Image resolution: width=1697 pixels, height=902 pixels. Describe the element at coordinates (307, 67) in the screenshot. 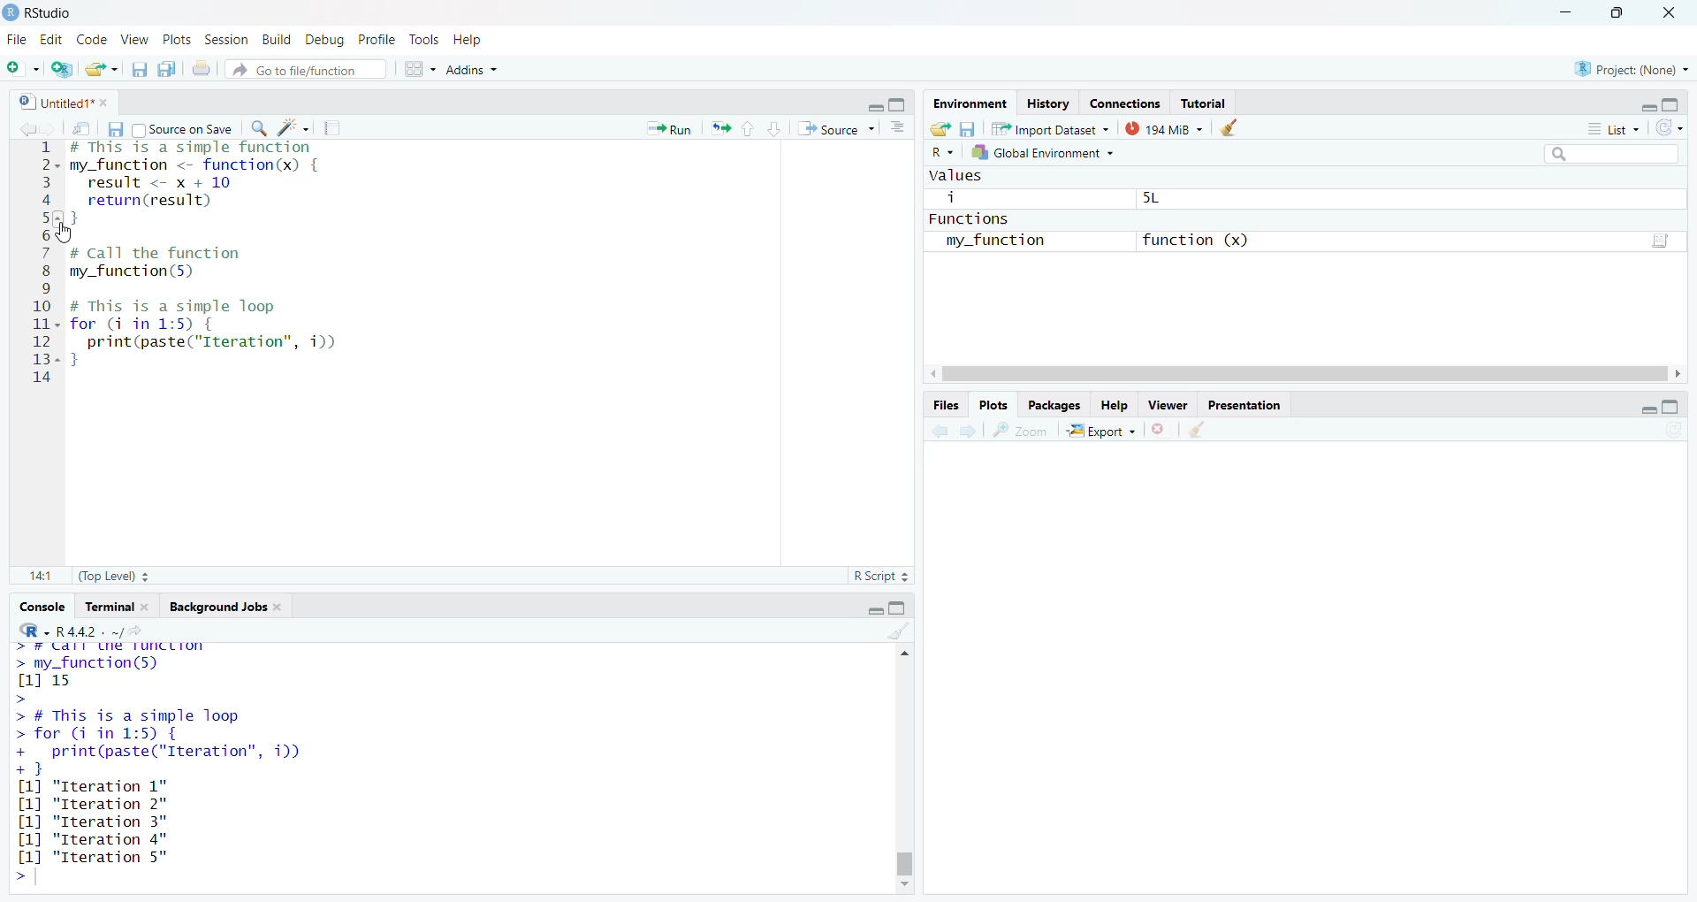

I see `go to file/function` at that location.